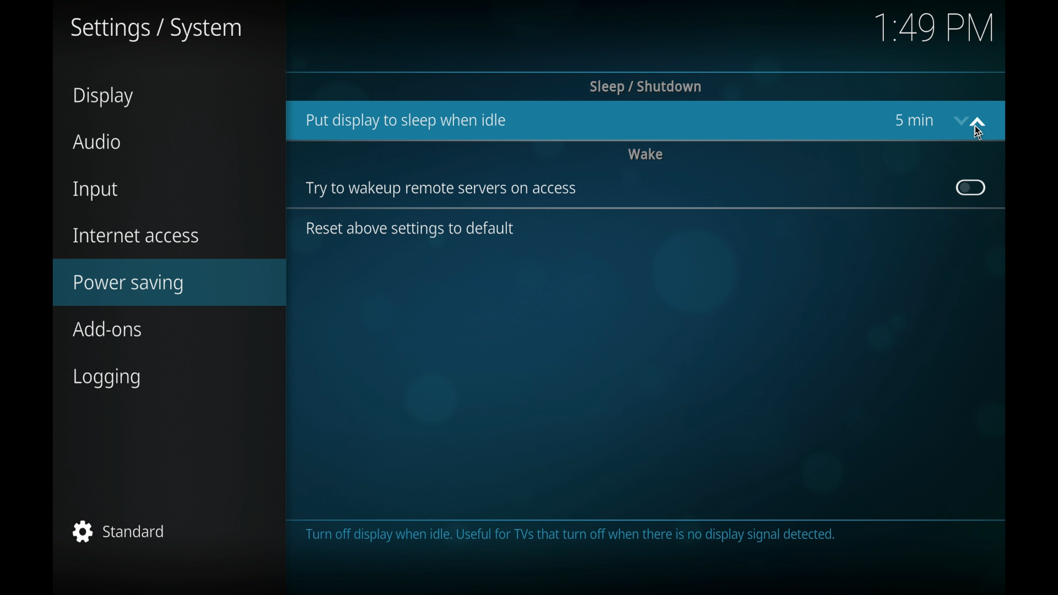  Describe the element at coordinates (406, 121) in the screenshot. I see `put display to sleep when idle` at that location.